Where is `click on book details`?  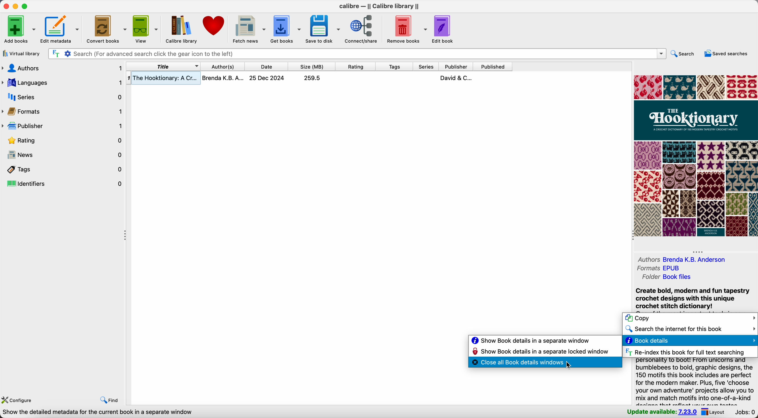 click on book details is located at coordinates (689, 341).